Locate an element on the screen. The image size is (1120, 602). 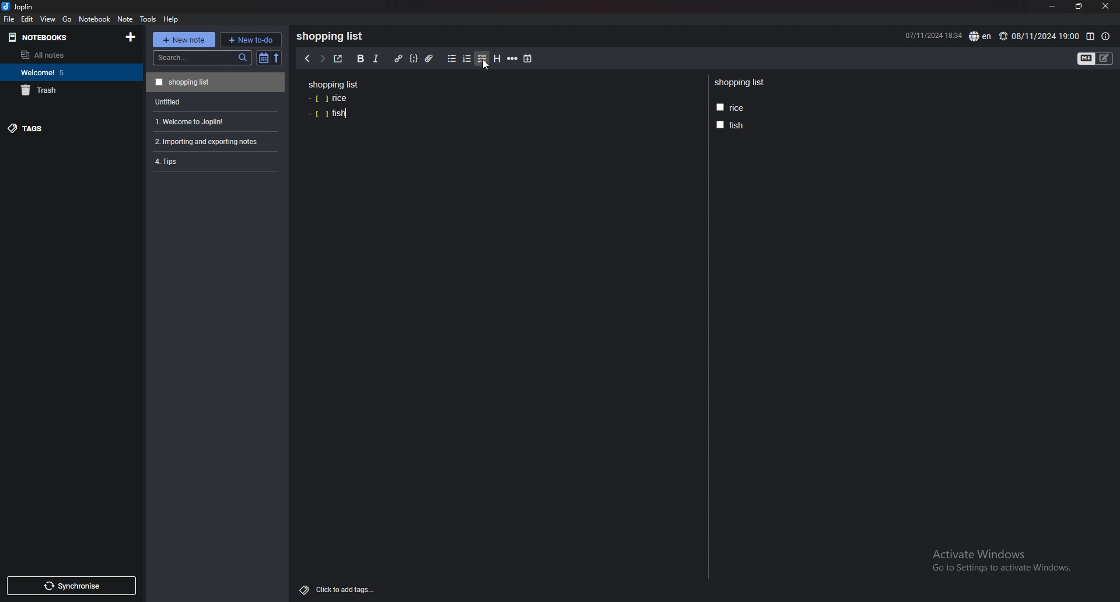
italic is located at coordinates (376, 59).